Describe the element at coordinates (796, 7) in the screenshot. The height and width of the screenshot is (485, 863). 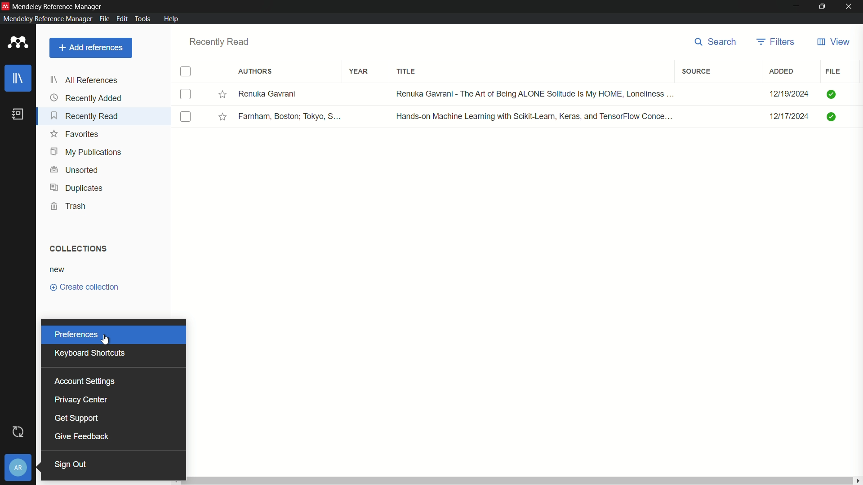
I see `minimize` at that location.